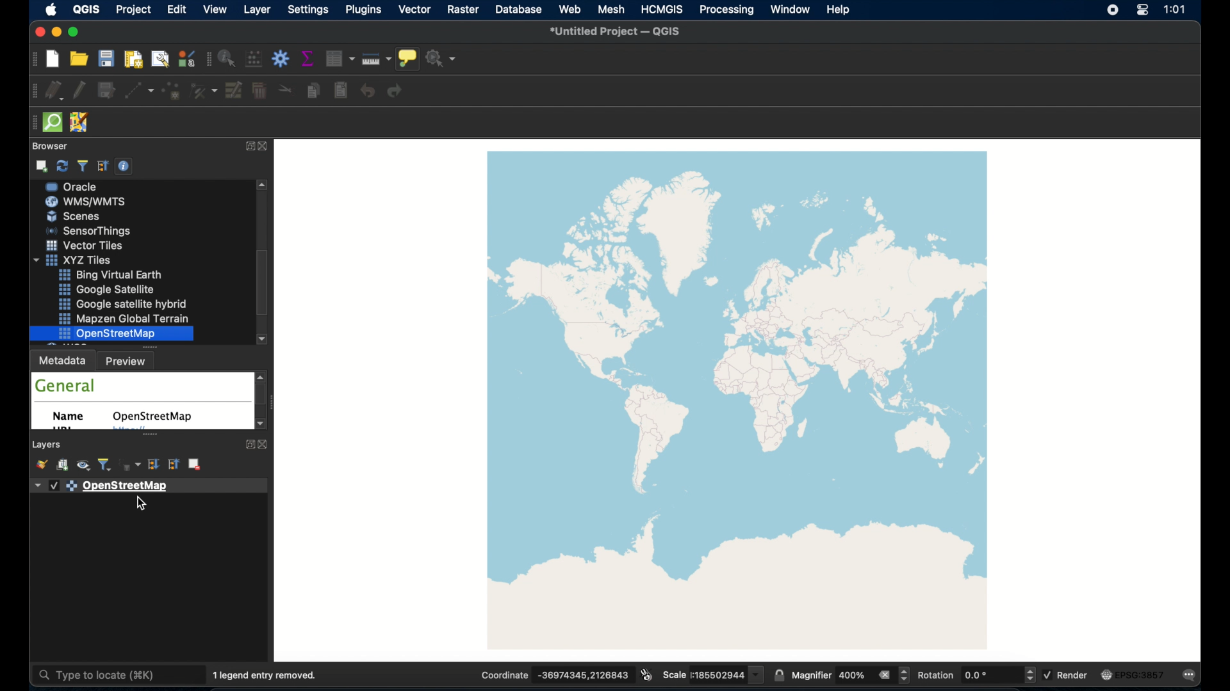 This screenshot has width=1230, height=691. What do you see at coordinates (38, 32) in the screenshot?
I see `close` at bounding box center [38, 32].